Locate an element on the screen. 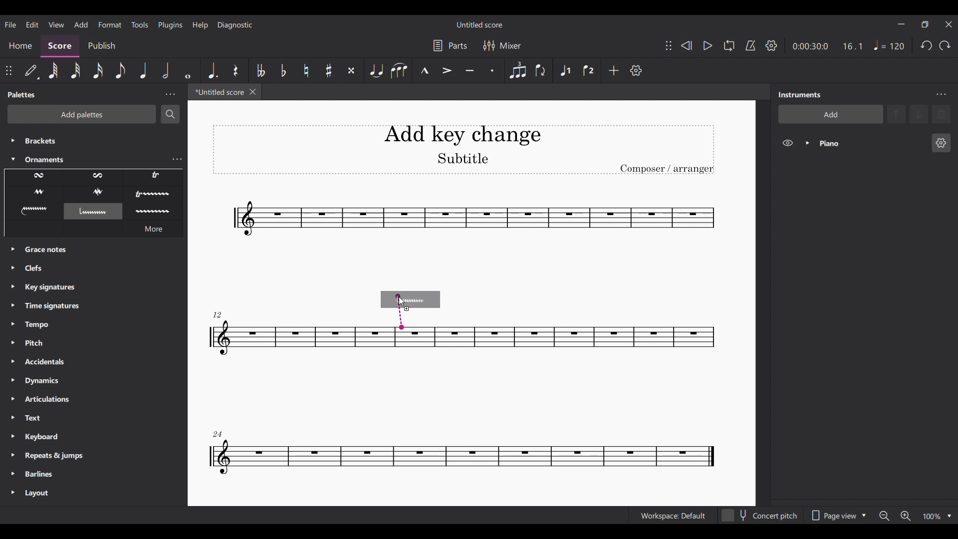 The width and height of the screenshot is (958, 539). Flip direction is located at coordinates (542, 70).